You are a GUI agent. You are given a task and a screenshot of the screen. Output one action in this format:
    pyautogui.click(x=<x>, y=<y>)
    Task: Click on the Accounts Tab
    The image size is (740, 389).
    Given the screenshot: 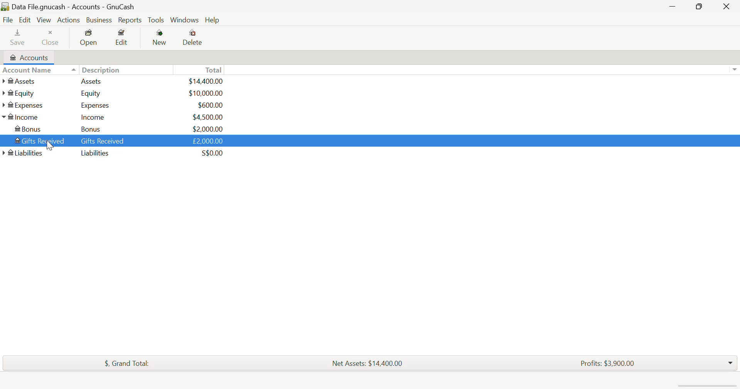 What is the action you would take?
    pyautogui.click(x=27, y=57)
    